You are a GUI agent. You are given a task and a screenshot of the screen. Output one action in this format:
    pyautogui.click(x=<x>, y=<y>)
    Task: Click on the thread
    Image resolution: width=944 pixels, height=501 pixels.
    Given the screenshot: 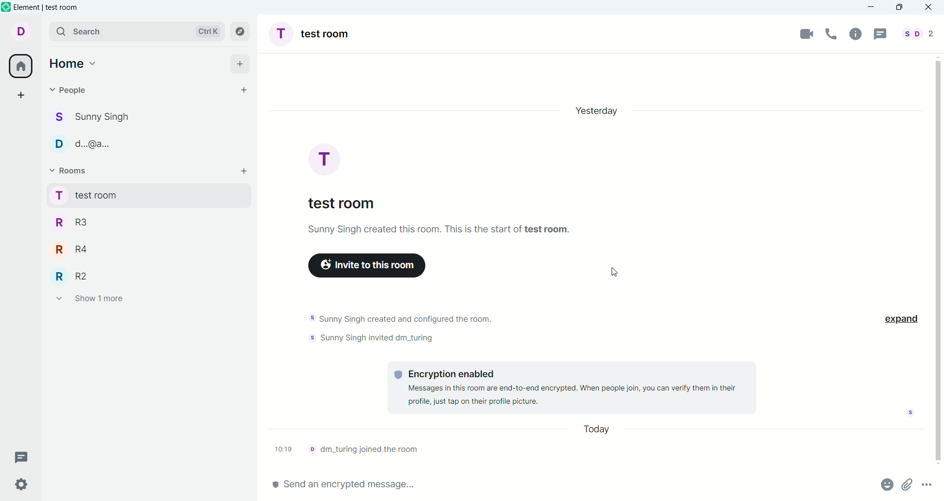 What is the action you would take?
    pyautogui.click(x=881, y=34)
    